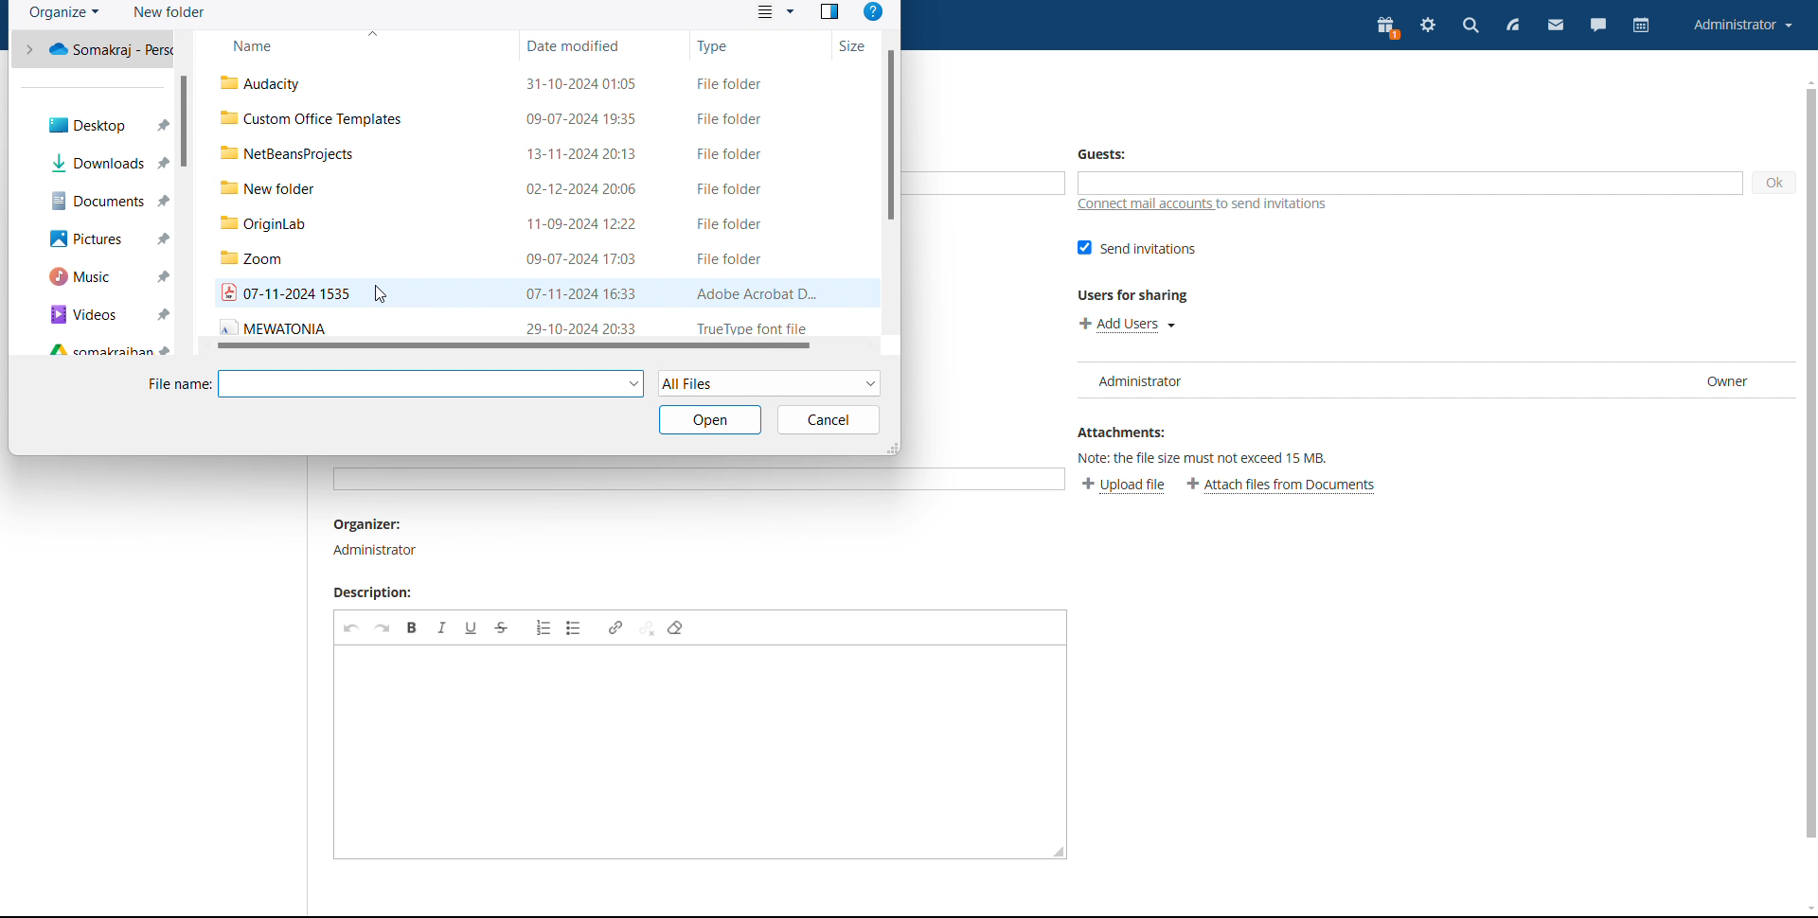  I want to click on , so click(522, 263).